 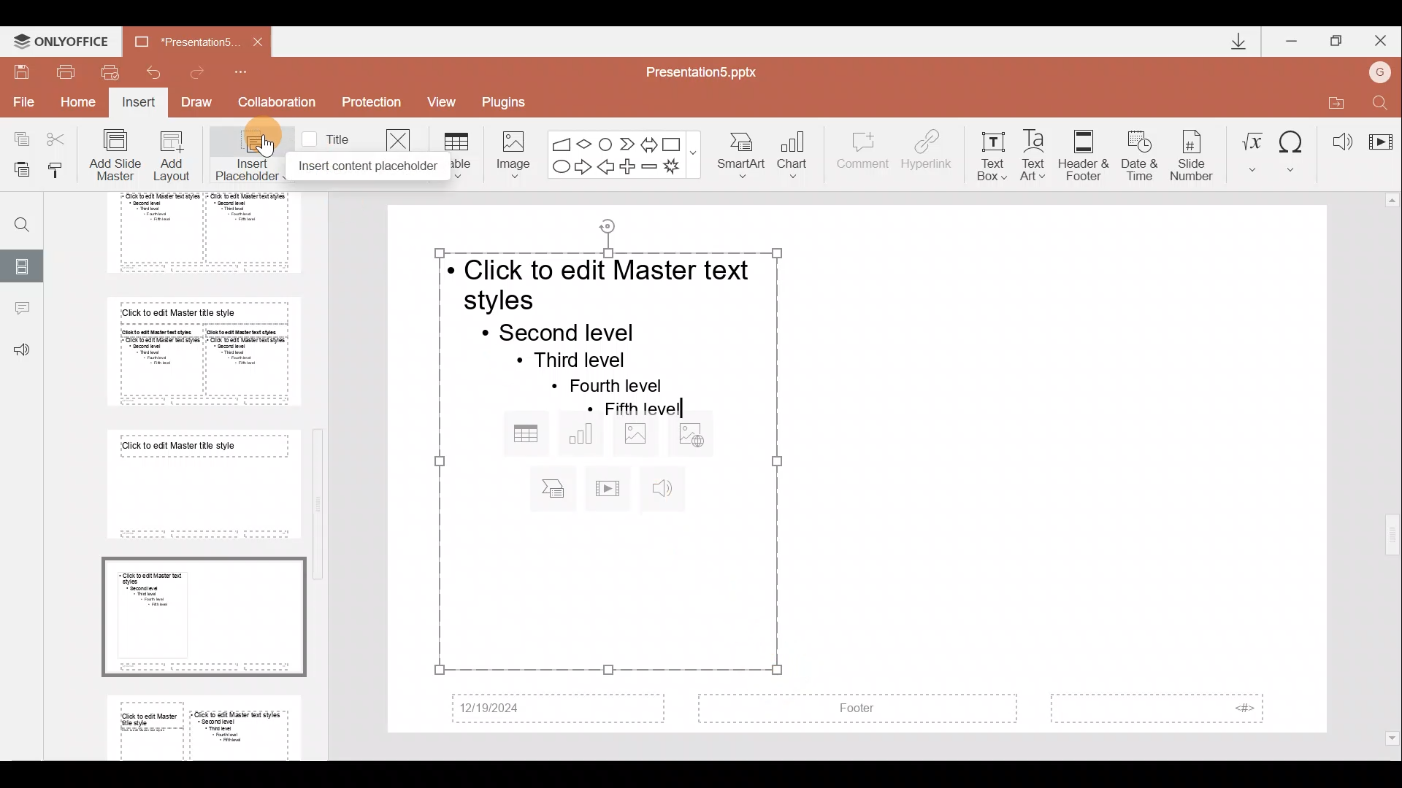 I want to click on Add layout, so click(x=172, y=159).